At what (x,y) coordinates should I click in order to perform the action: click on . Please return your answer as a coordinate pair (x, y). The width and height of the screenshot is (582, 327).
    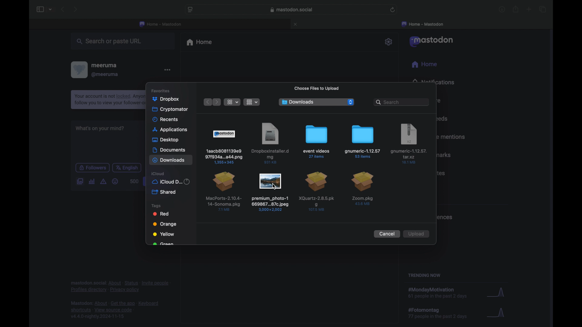
    Looking at the image, I should click on (169, 110).